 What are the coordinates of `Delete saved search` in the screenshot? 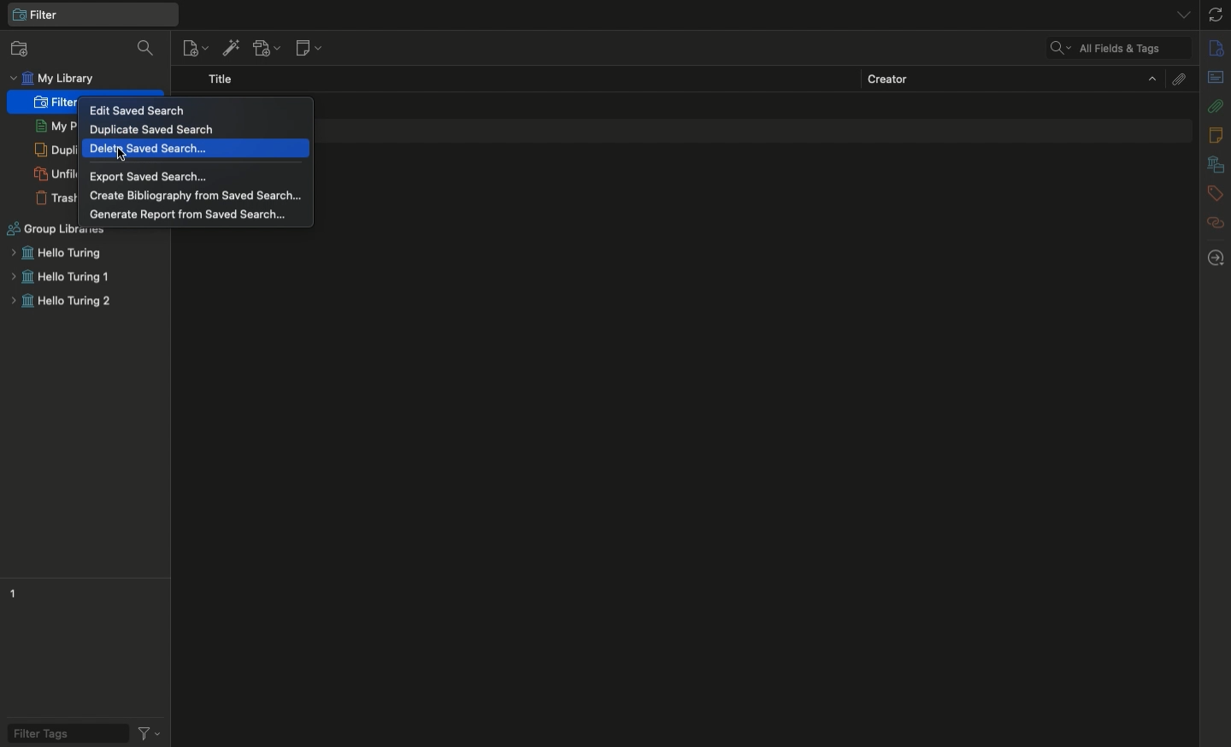 It's located at (155, 150).